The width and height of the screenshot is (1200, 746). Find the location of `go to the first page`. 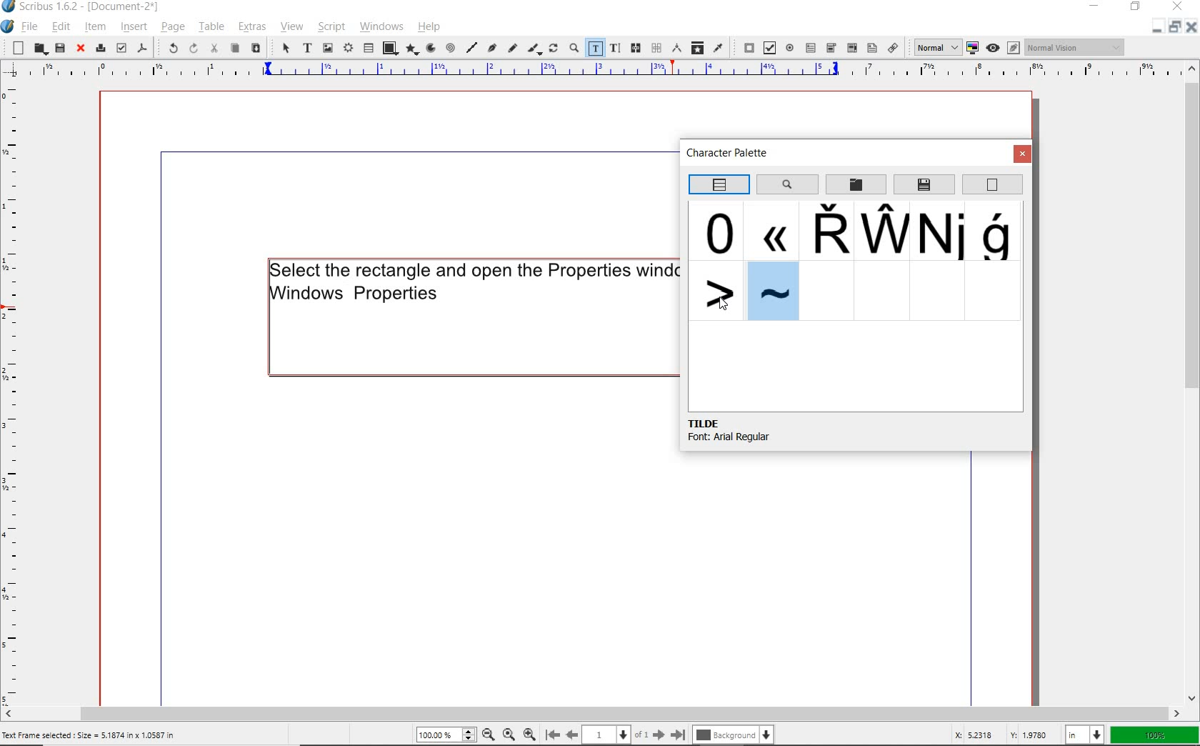

go to the first page is located at coordinates (551, 734).